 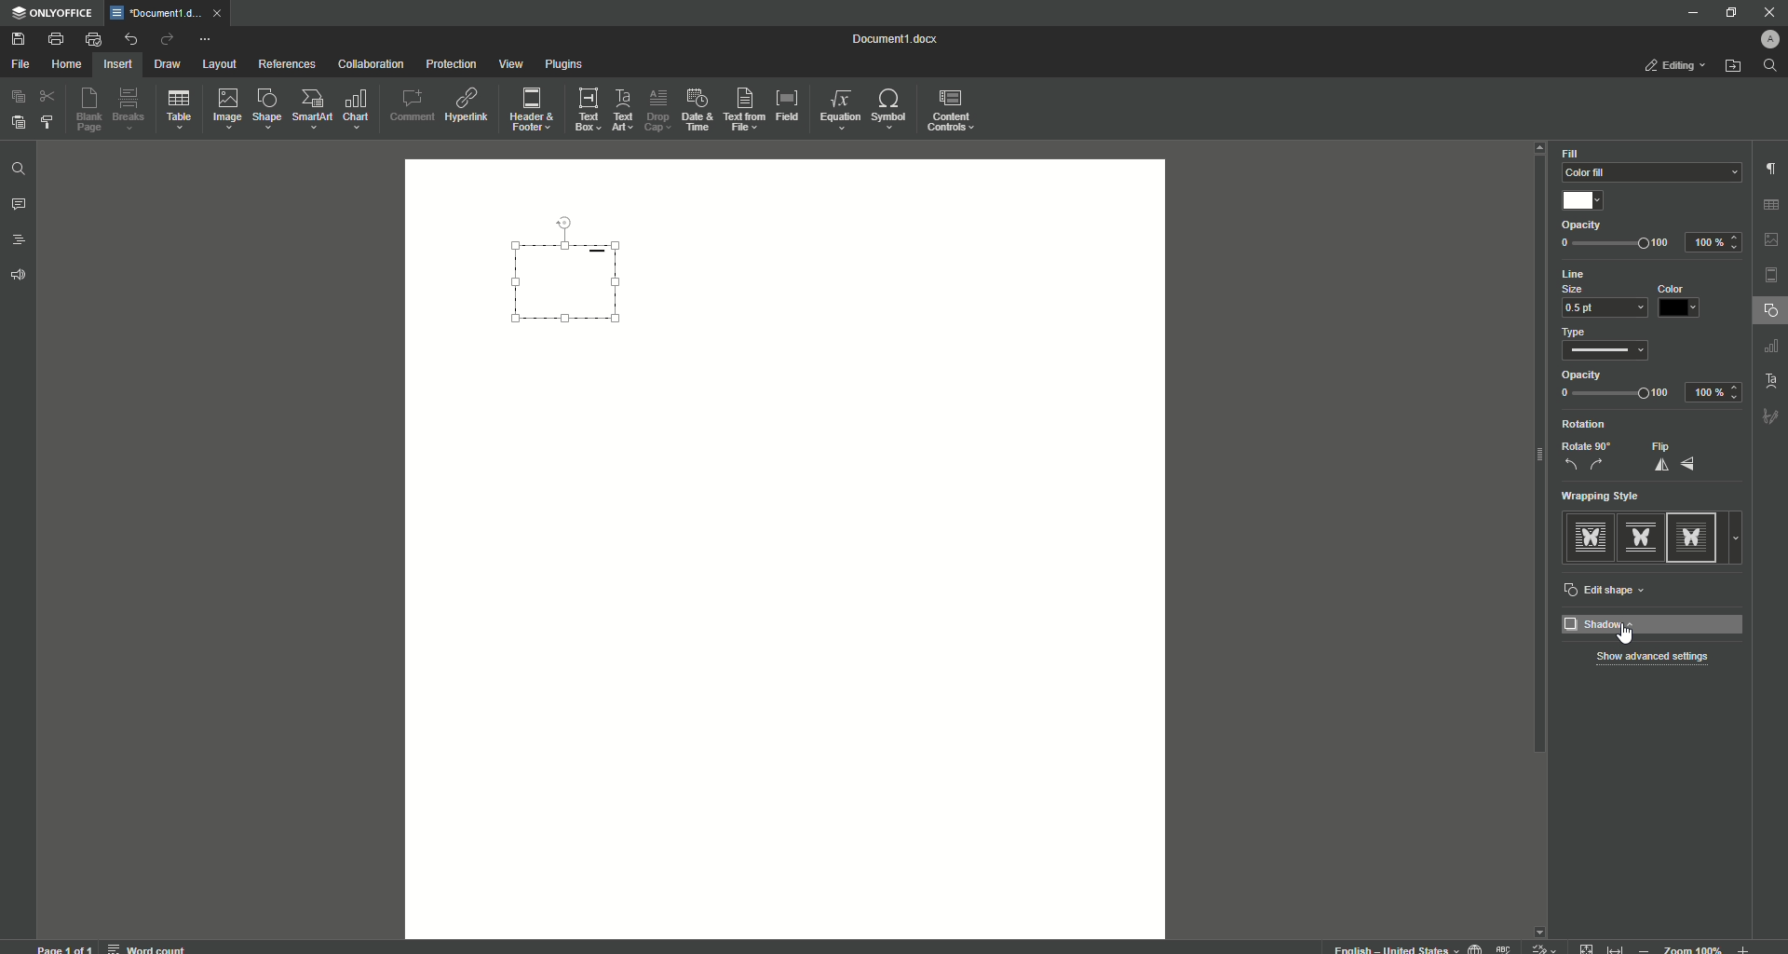 I want to click on 0.5 pt, so click(x=1602, y=308).